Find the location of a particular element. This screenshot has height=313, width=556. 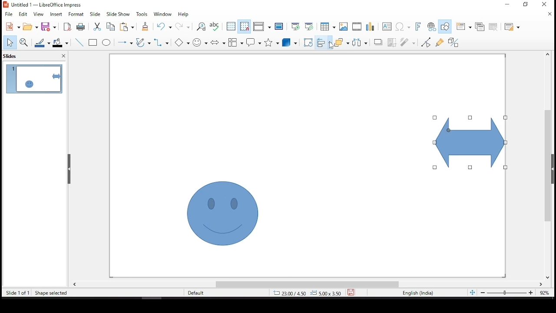

zoom slider is located at coordinates (506, 293).